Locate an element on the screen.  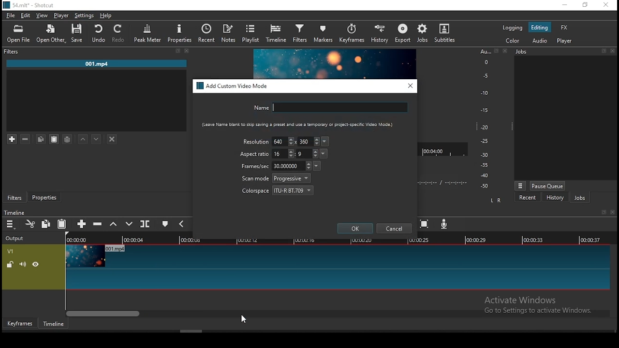
-25 is located at coordinates (485, 142).